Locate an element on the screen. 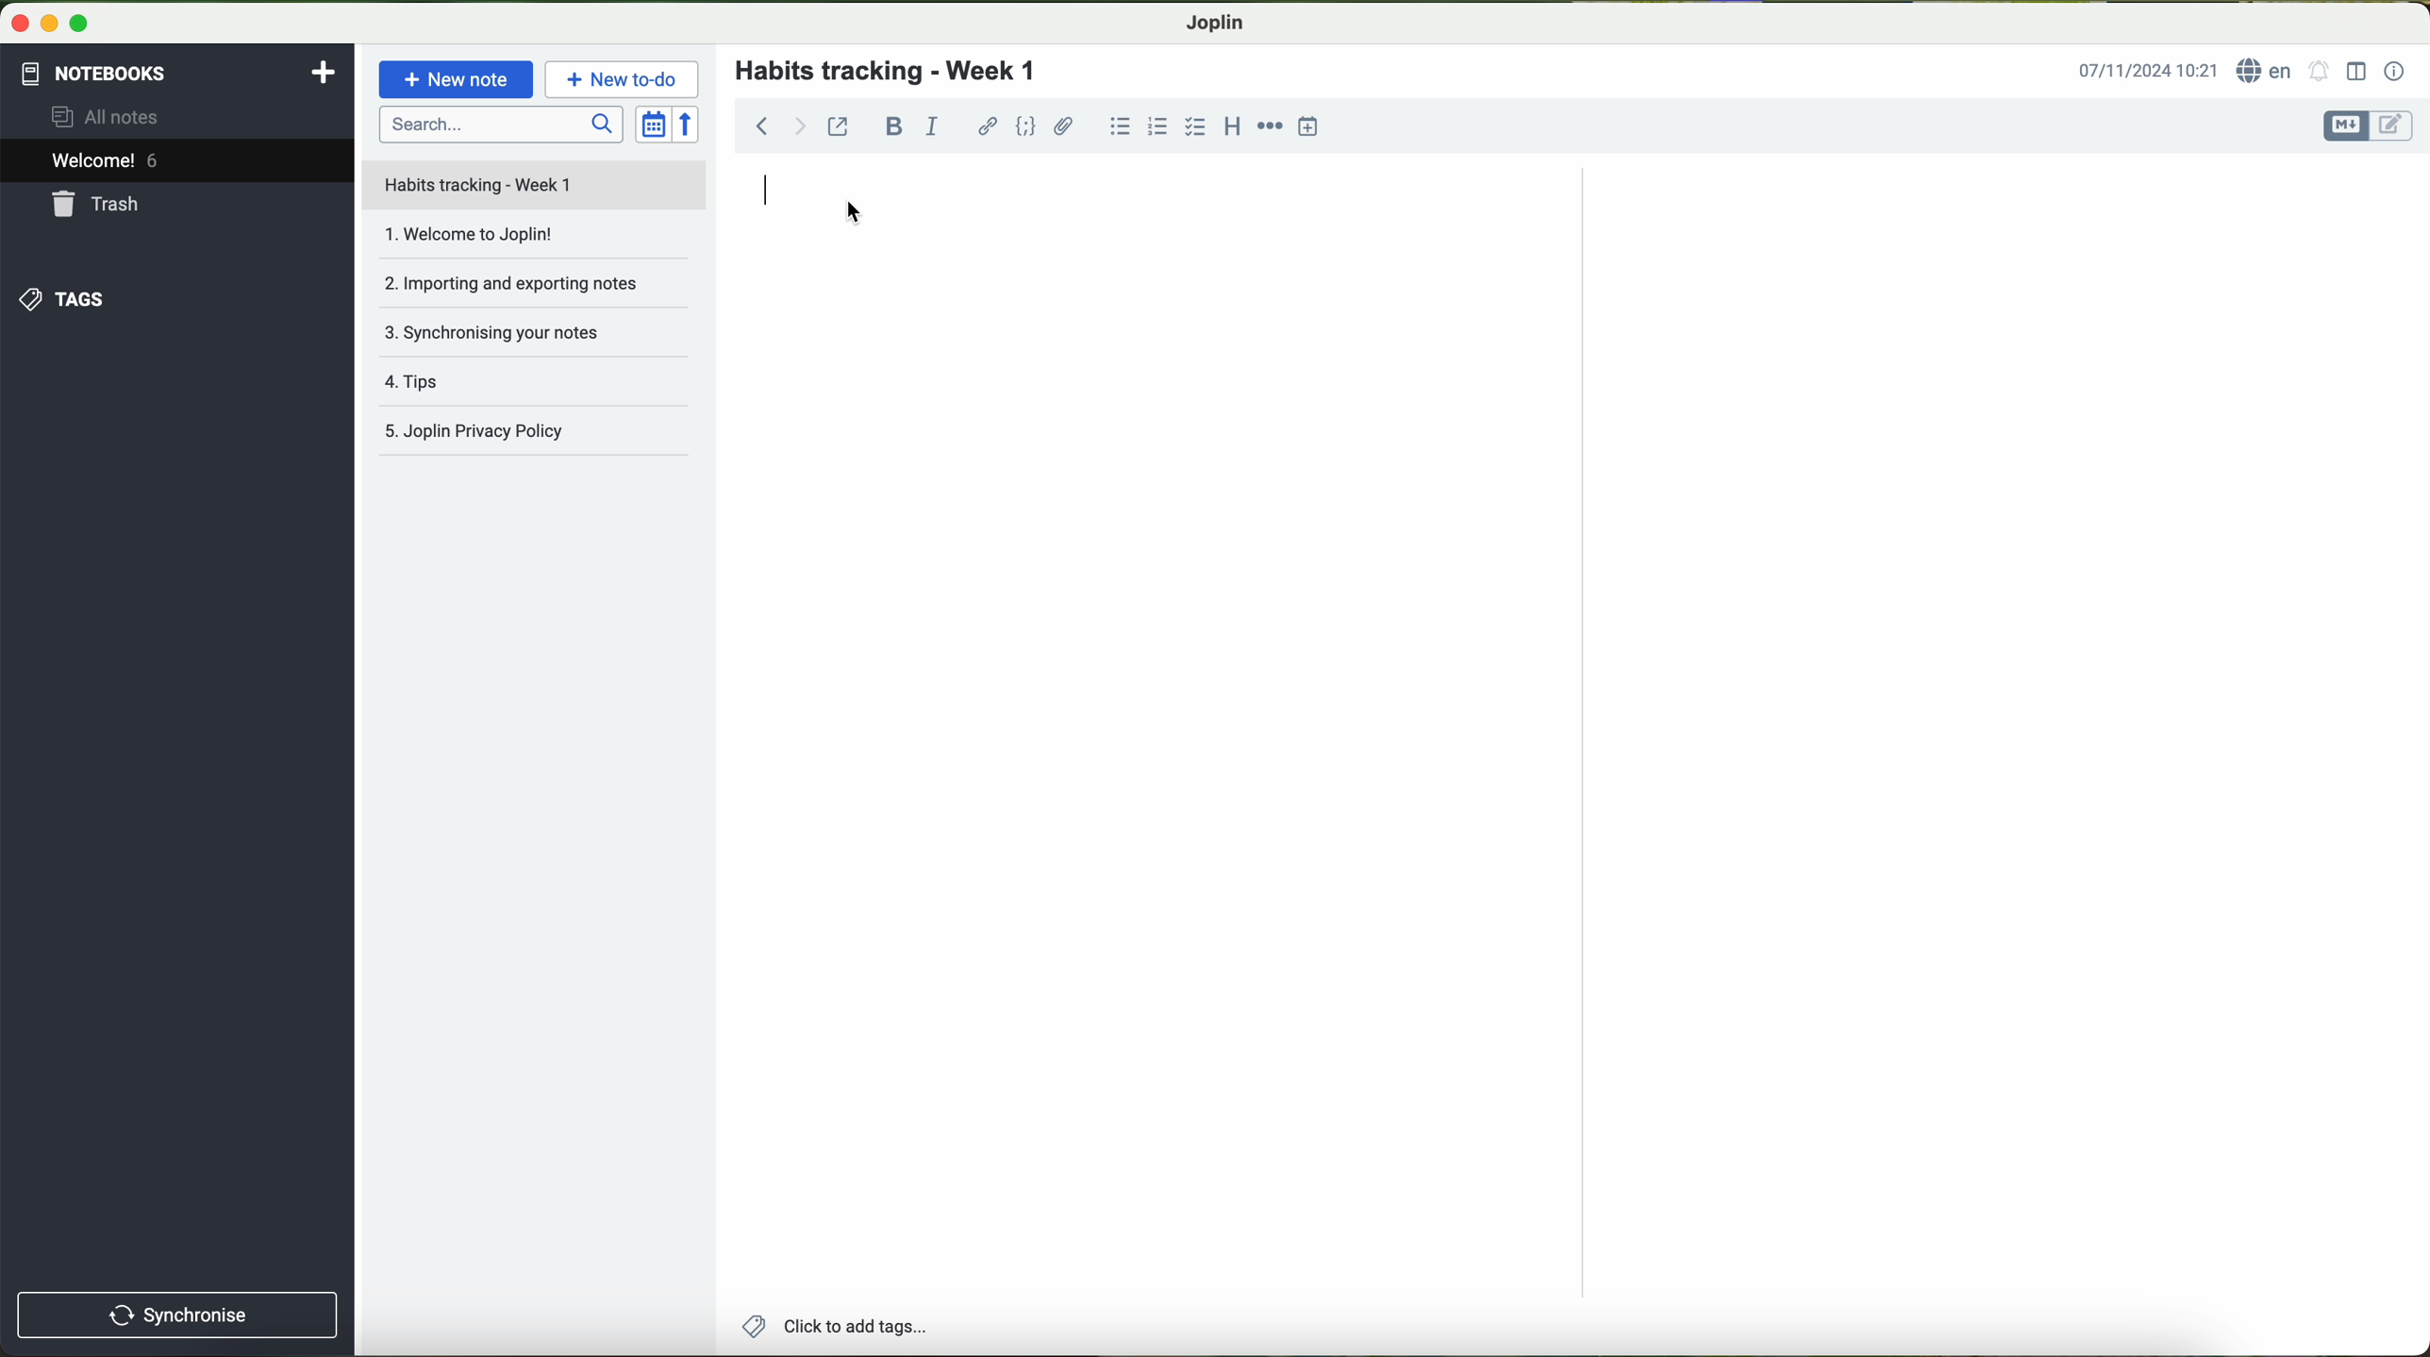 This screenshot has width=2430, height=1357. trash is located at coordinates (99, 204).